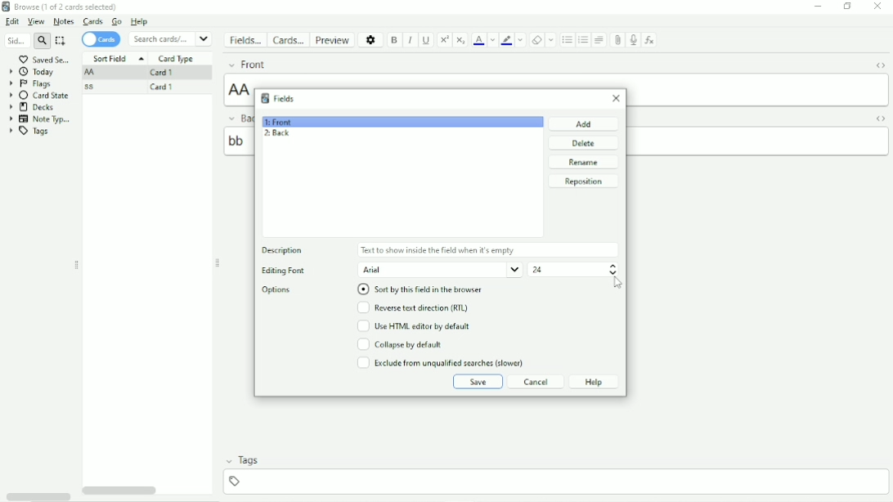  What do you see at coordinates (331, 39) in the screenshot?
I see `Preview` at bounding box center [331, 39].